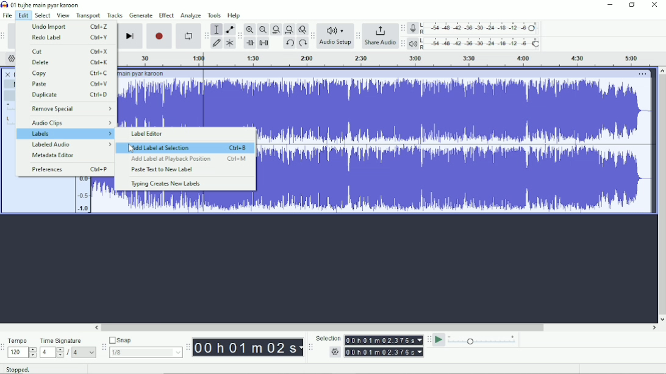 Image resolution: width=666 pixels, height=374 pixels. What do you see at coordinates (289, 43) in the screenshot?
I see `Undo` at bounding box center [289, 43].